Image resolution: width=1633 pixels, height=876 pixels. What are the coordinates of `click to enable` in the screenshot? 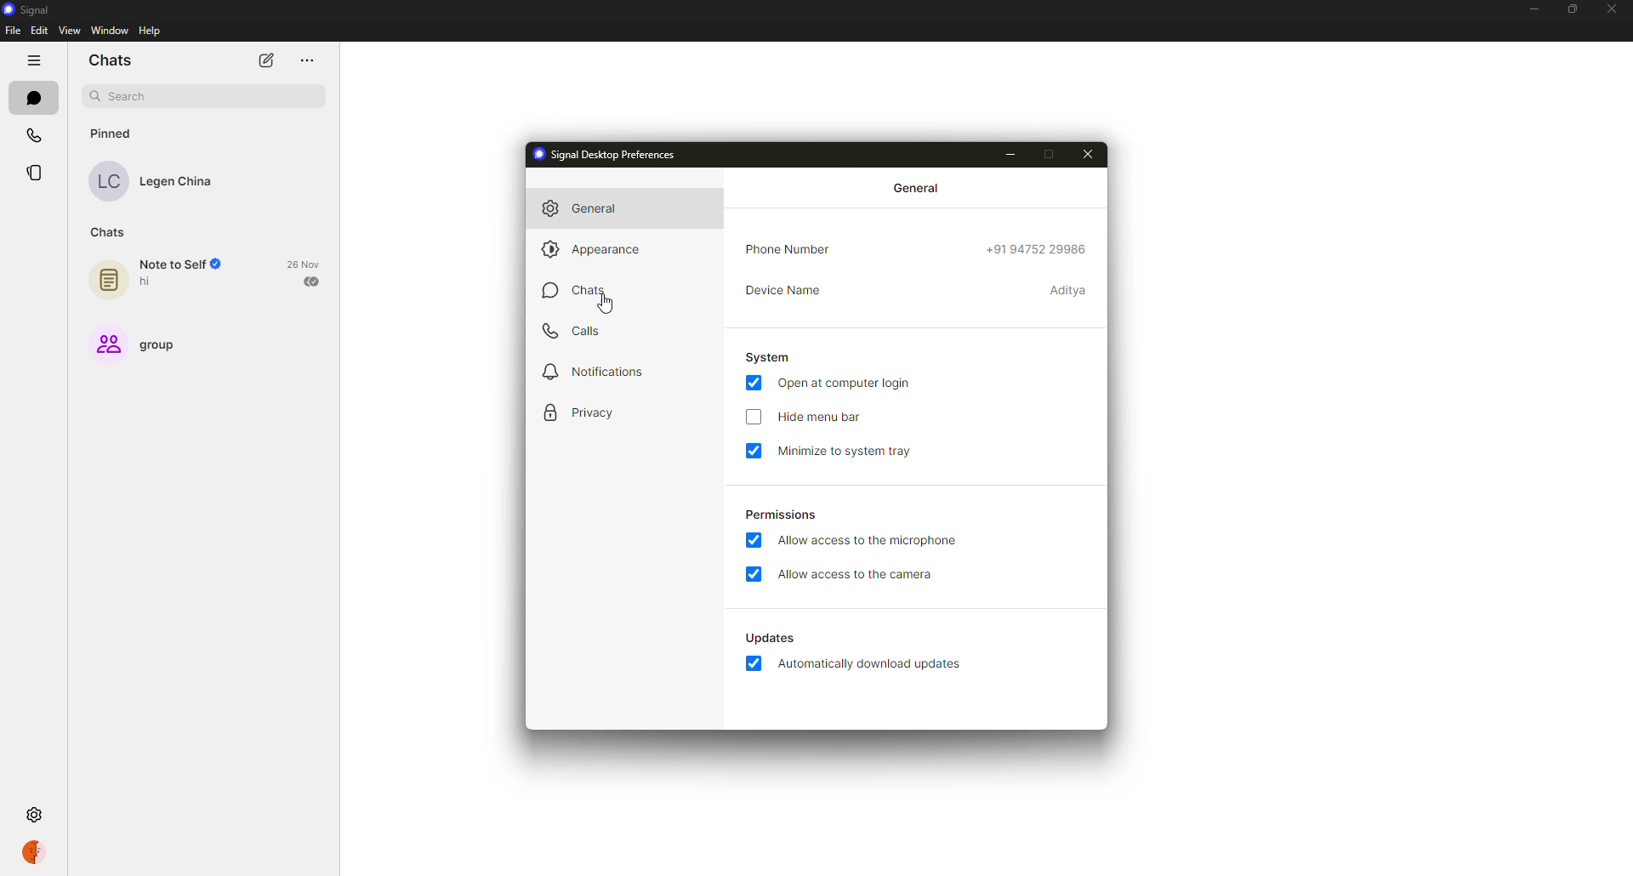 It's located at (751, 416).